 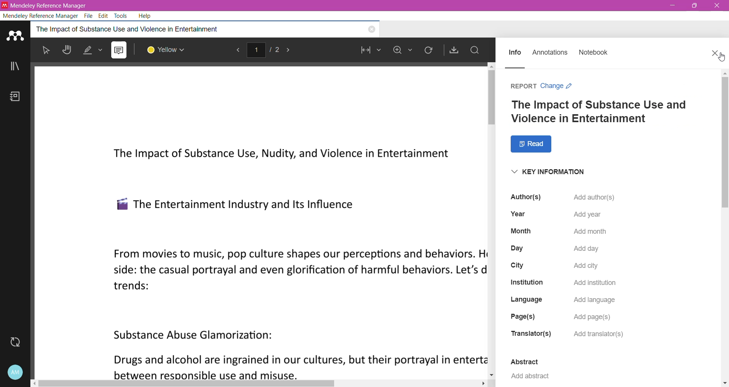 I want to click on File, so click(x=90, y=16).